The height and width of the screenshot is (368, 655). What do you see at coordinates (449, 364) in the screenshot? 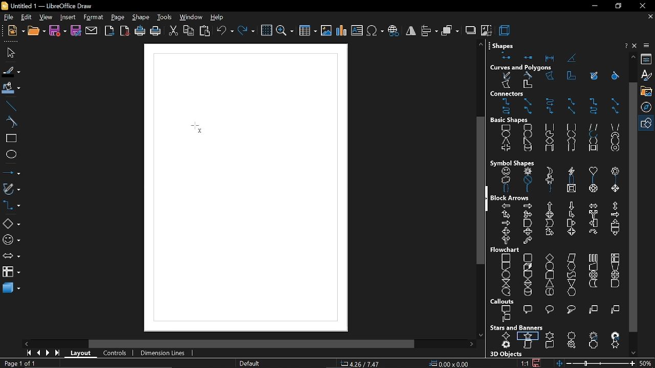
I see `position` at bounding box center [449, 364].